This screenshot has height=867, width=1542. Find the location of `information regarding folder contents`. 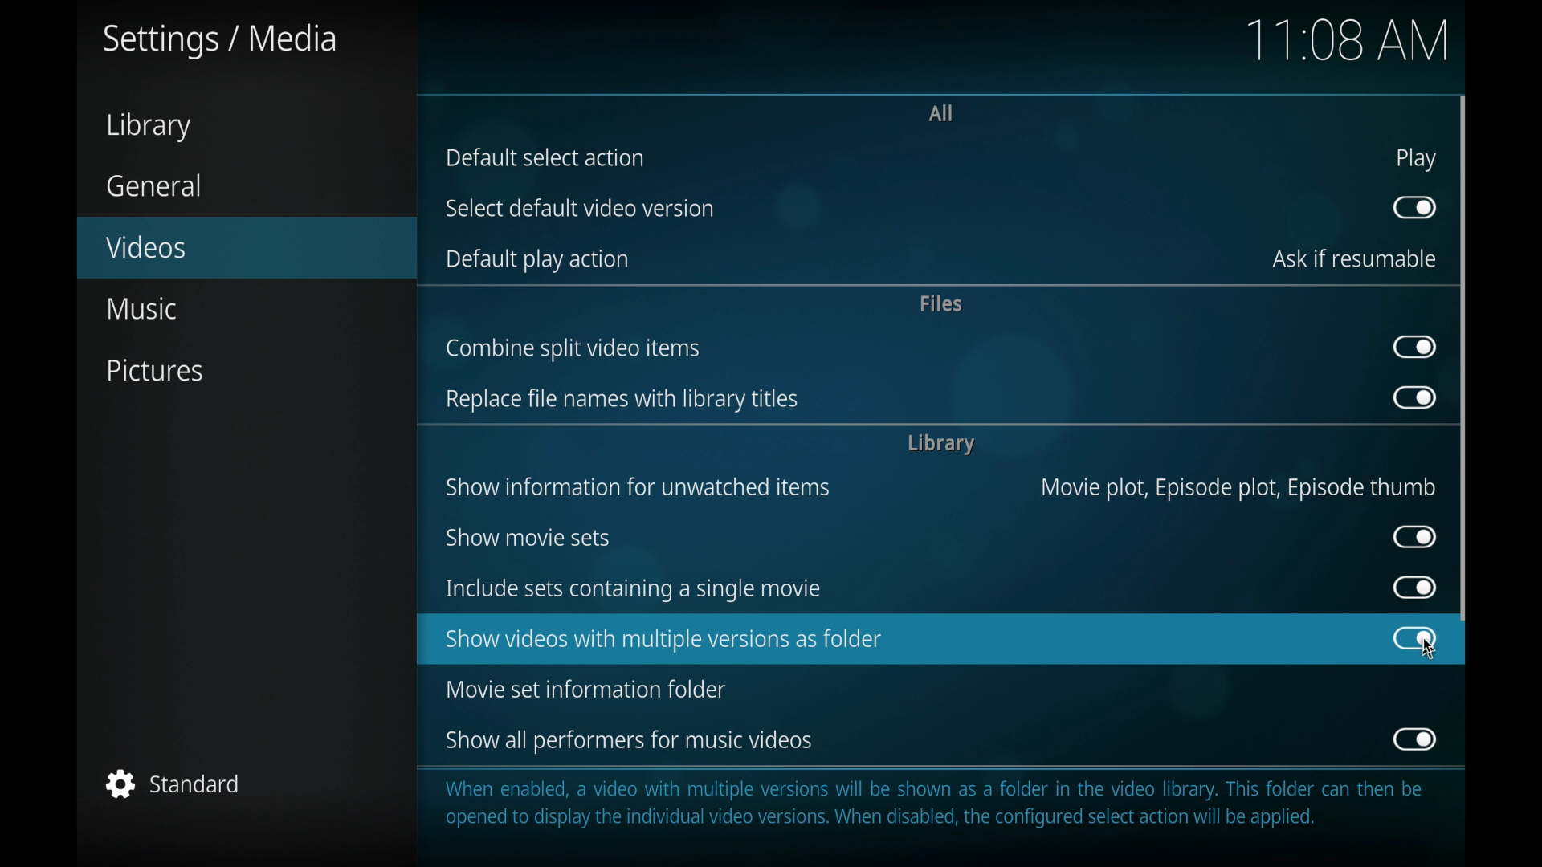

information regarding folder contents is located at coordinates (936, 804).